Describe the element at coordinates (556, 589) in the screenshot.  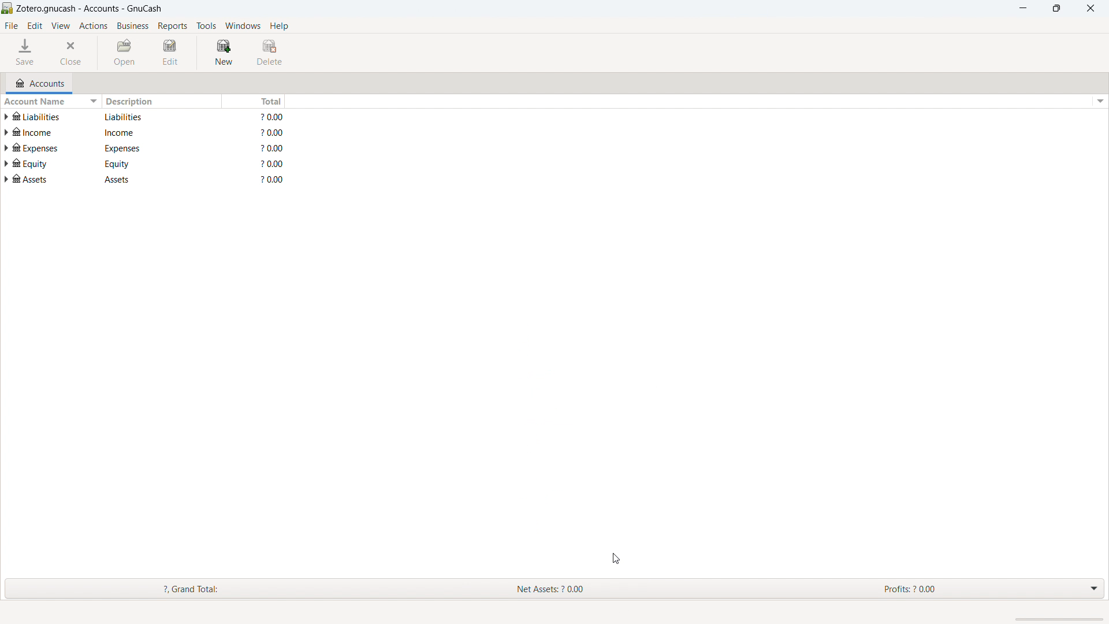
I see `Net Assets: ? 0.00` at that location.